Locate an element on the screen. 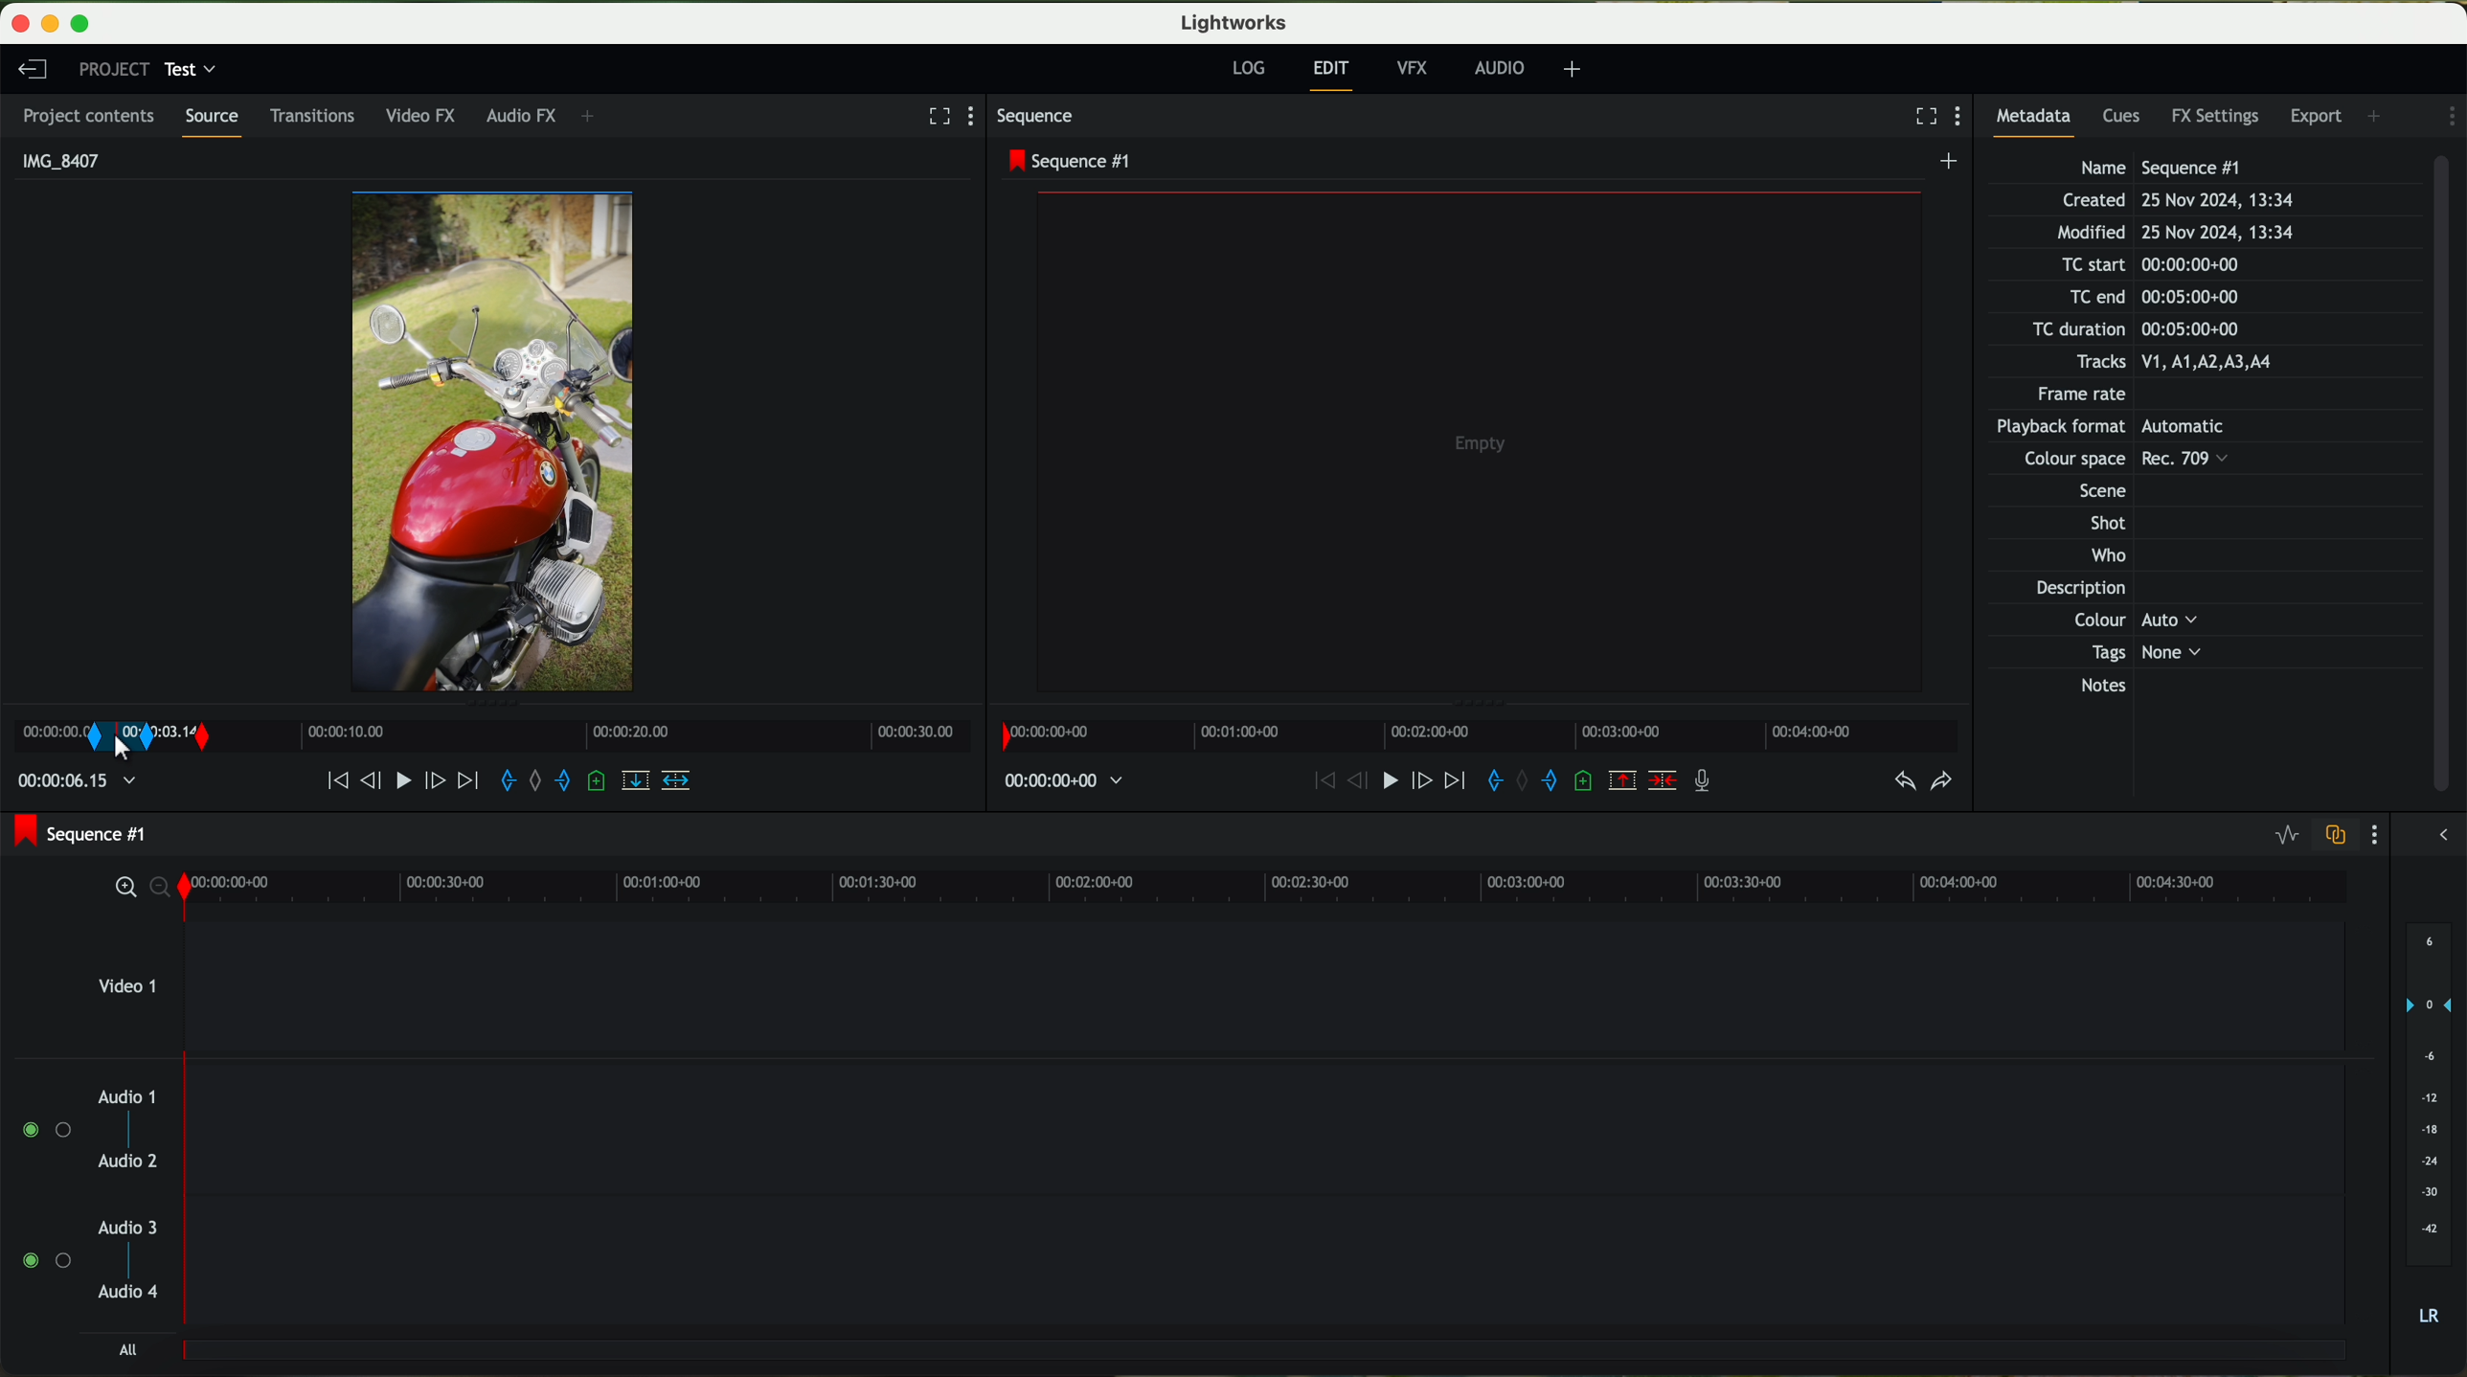 This screenshot has height=1377, width=2467. move backward is located at coordinates (1312, 781).